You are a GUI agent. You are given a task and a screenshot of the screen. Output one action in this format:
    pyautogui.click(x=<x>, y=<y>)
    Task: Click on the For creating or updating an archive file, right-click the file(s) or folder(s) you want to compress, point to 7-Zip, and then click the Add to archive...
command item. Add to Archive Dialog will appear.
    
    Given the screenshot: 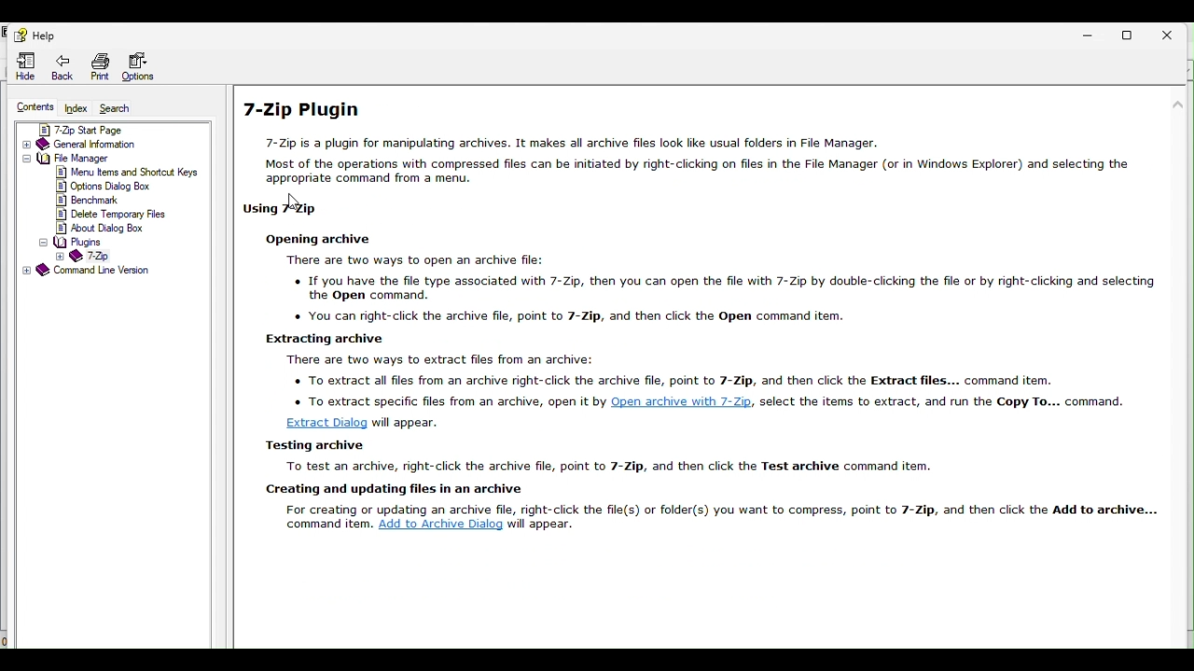 What is the action you would take?
    pyautogui.click(x=716, y=511)
    